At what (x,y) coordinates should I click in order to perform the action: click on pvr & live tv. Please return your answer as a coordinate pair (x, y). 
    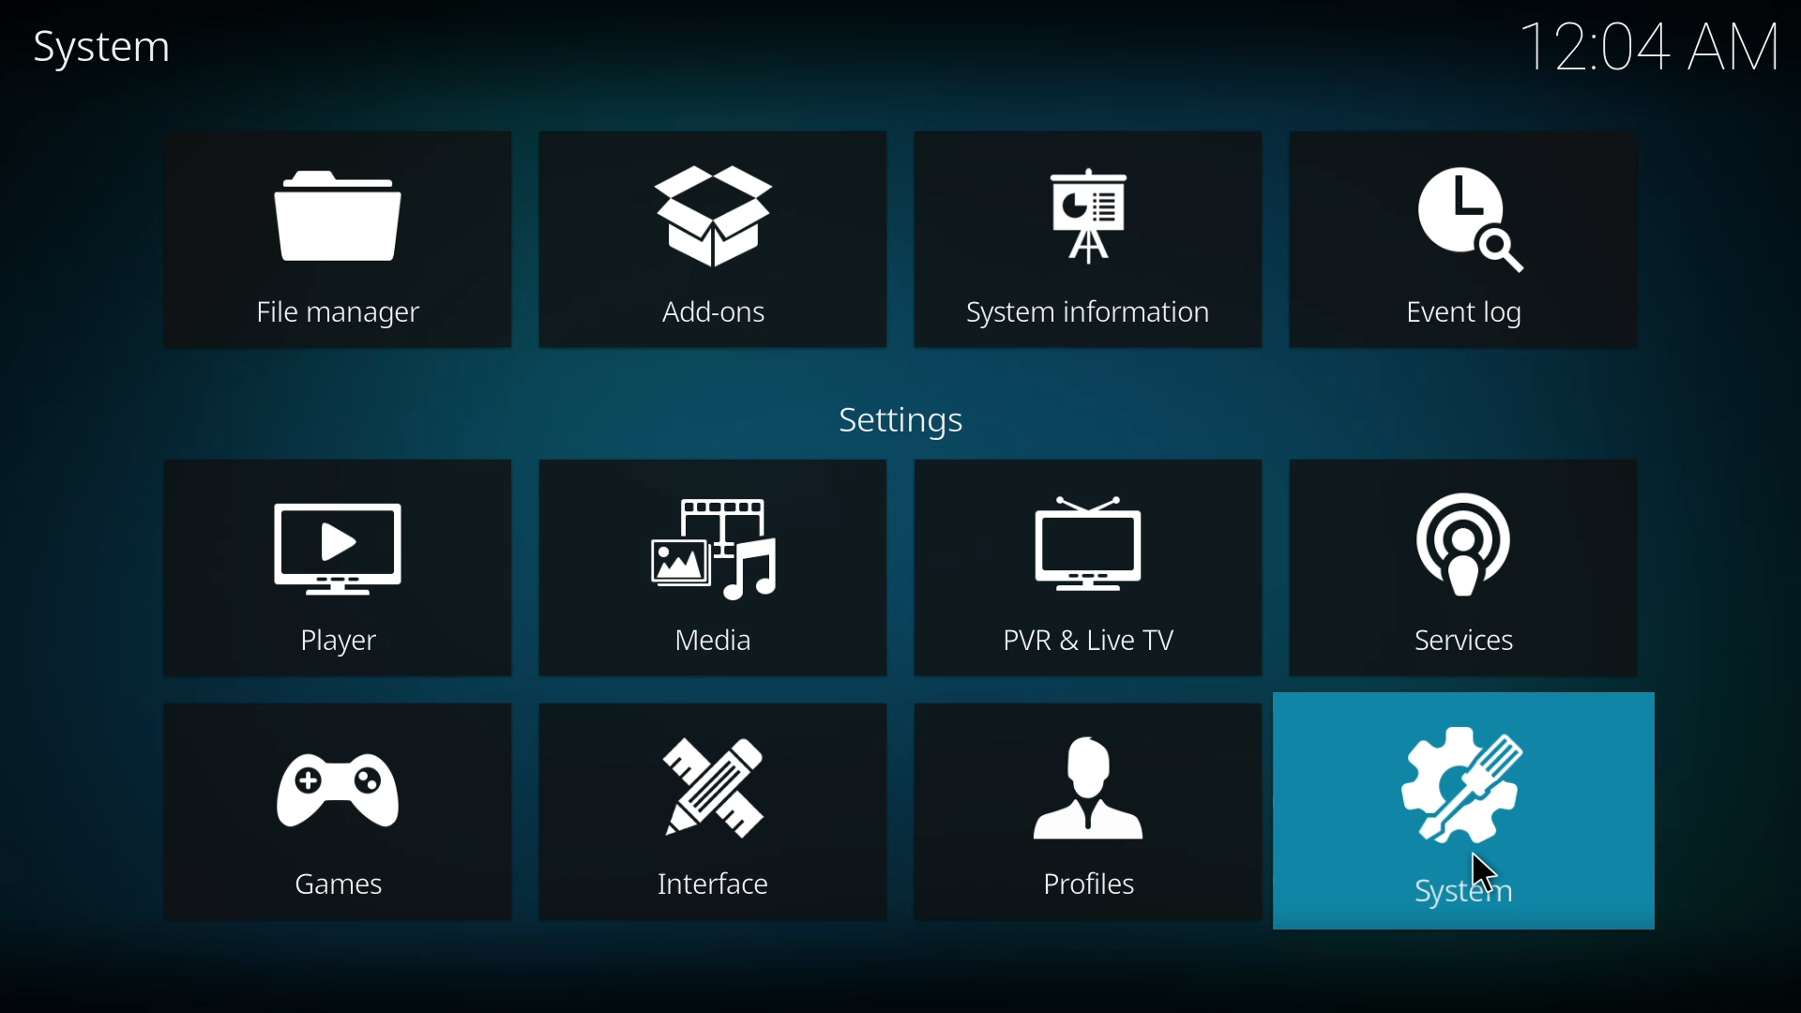
    Looking at the image, I should click on (1101, 576).